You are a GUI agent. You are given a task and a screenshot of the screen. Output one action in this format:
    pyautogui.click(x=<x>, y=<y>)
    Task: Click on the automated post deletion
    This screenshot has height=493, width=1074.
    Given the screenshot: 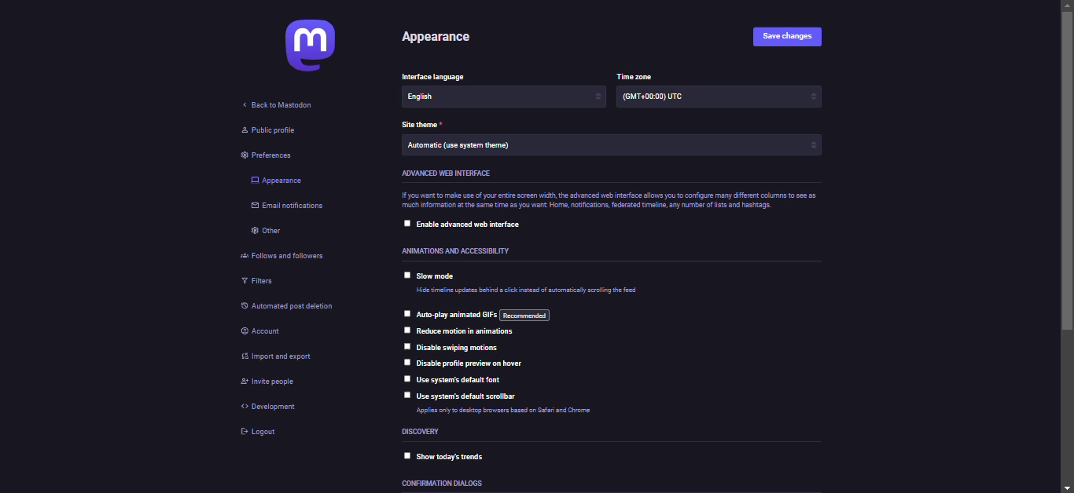 What is the action you would take?
    pyautogui.click(x=303, y=308)
    